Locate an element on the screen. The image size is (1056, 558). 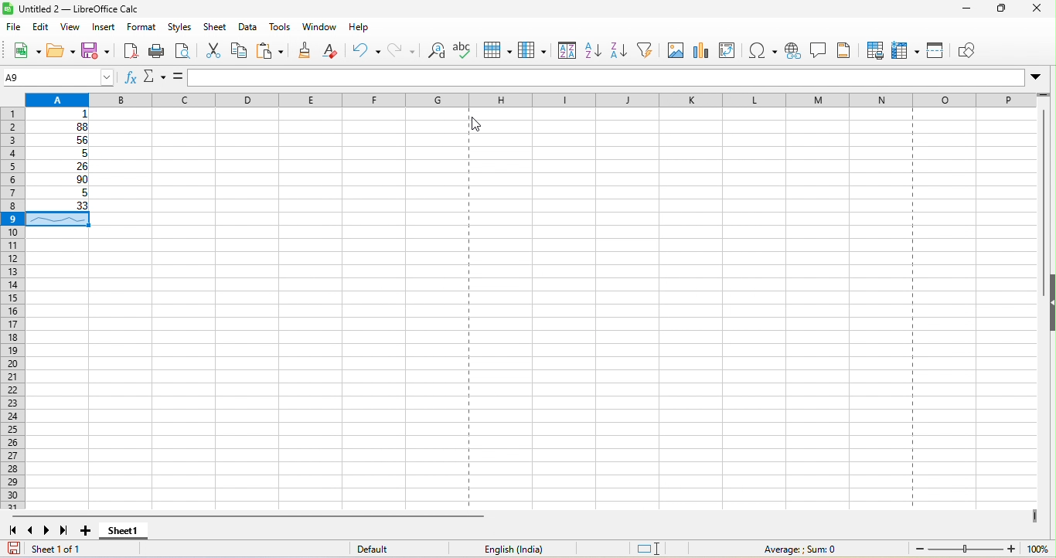
add sheet is located at coordinates (87, 531).